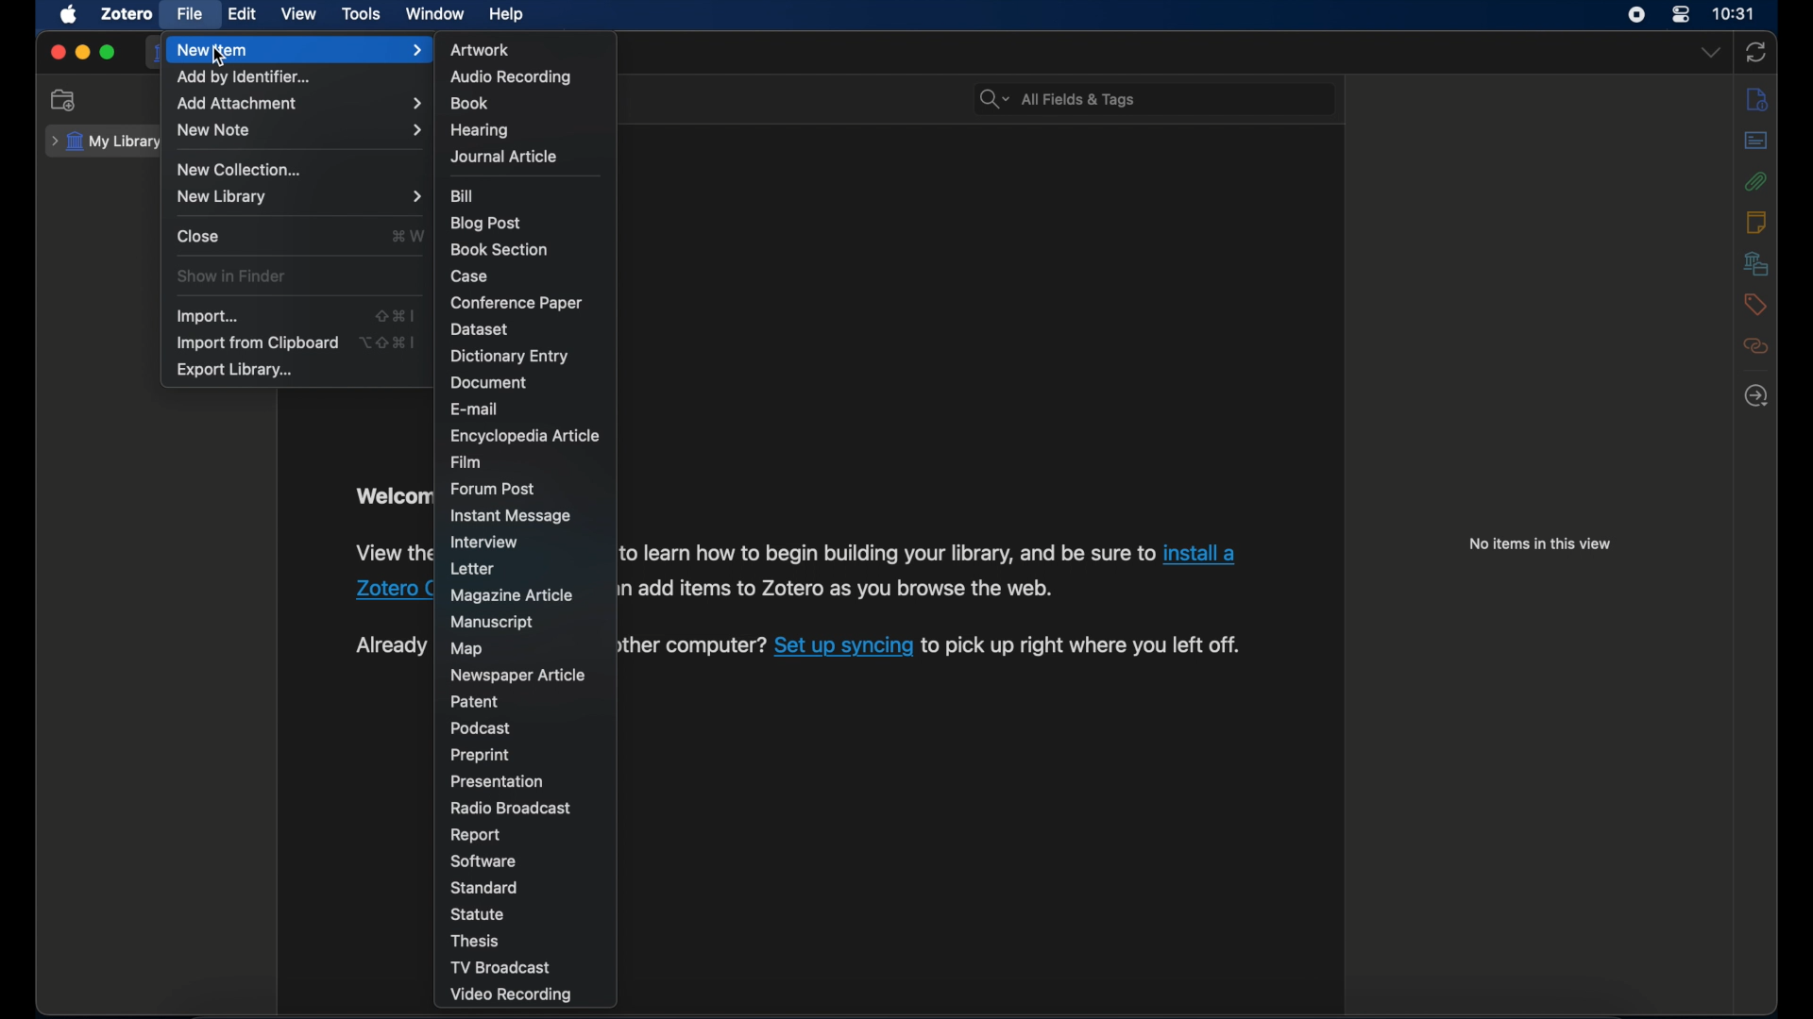 Image resolution: width=1813 pixels, height=1019 pixels. I want to click on dropdown, so click(1710, 53).